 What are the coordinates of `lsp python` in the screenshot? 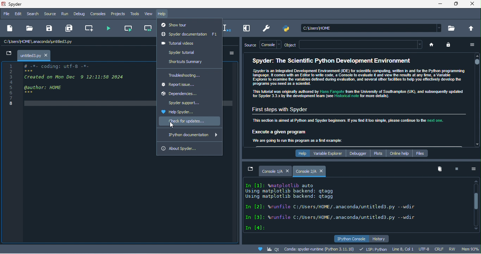 It's located at (372, 249).